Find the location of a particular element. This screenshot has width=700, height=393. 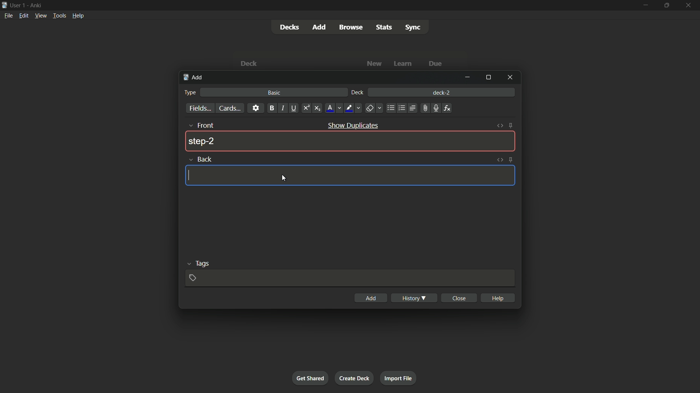

browse is located at coordinates (351, 27).